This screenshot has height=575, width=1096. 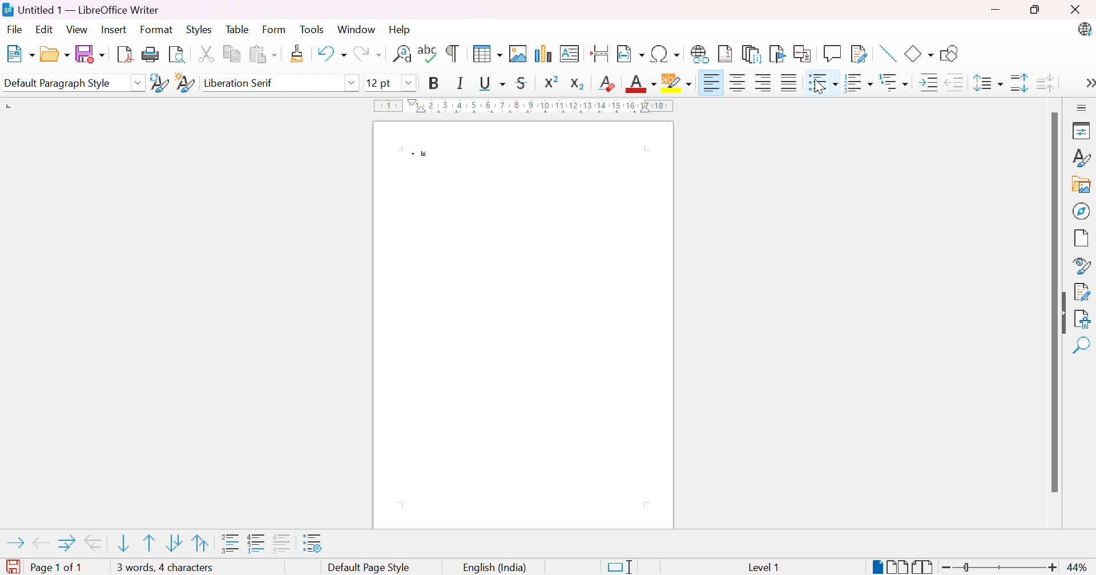 I want to click on Insert special characters, so click(x=664, y=54).